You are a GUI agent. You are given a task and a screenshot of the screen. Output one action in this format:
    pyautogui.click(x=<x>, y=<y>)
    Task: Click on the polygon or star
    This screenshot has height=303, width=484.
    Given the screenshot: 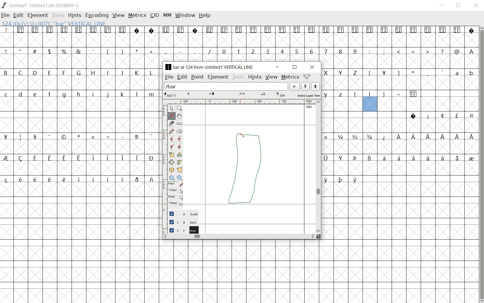 What is the action you would take?
    pyautogui.click(x=180, y=178)
    